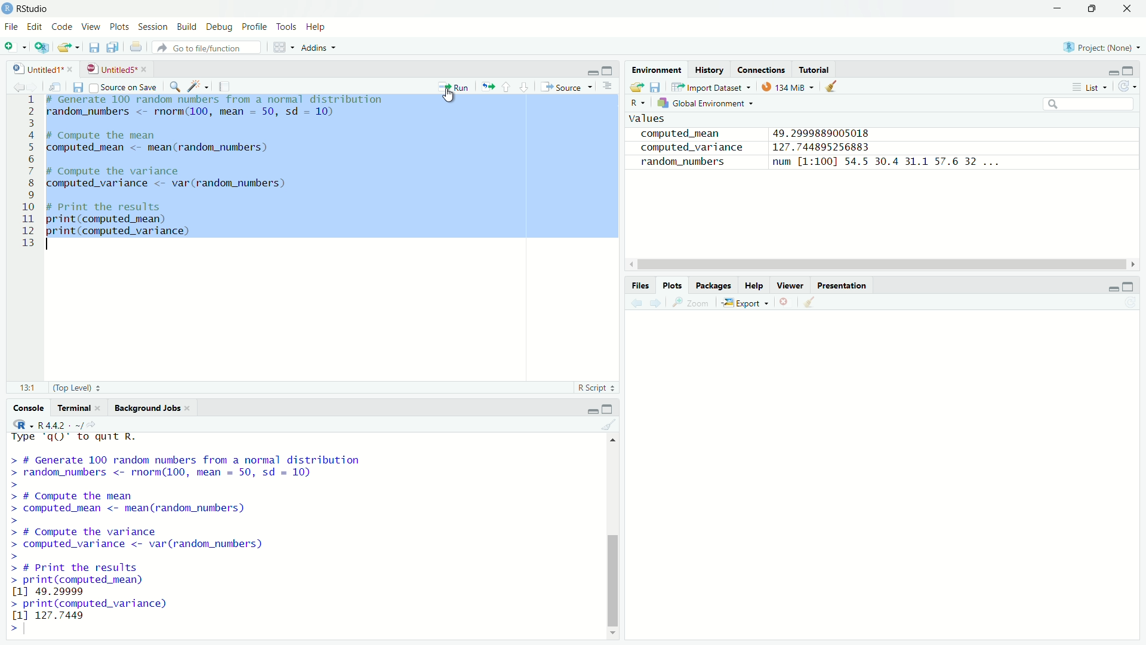  What do you see at coordinates (649, 120) in the screenshot?
I see `values` at bounding box center [649, 120].